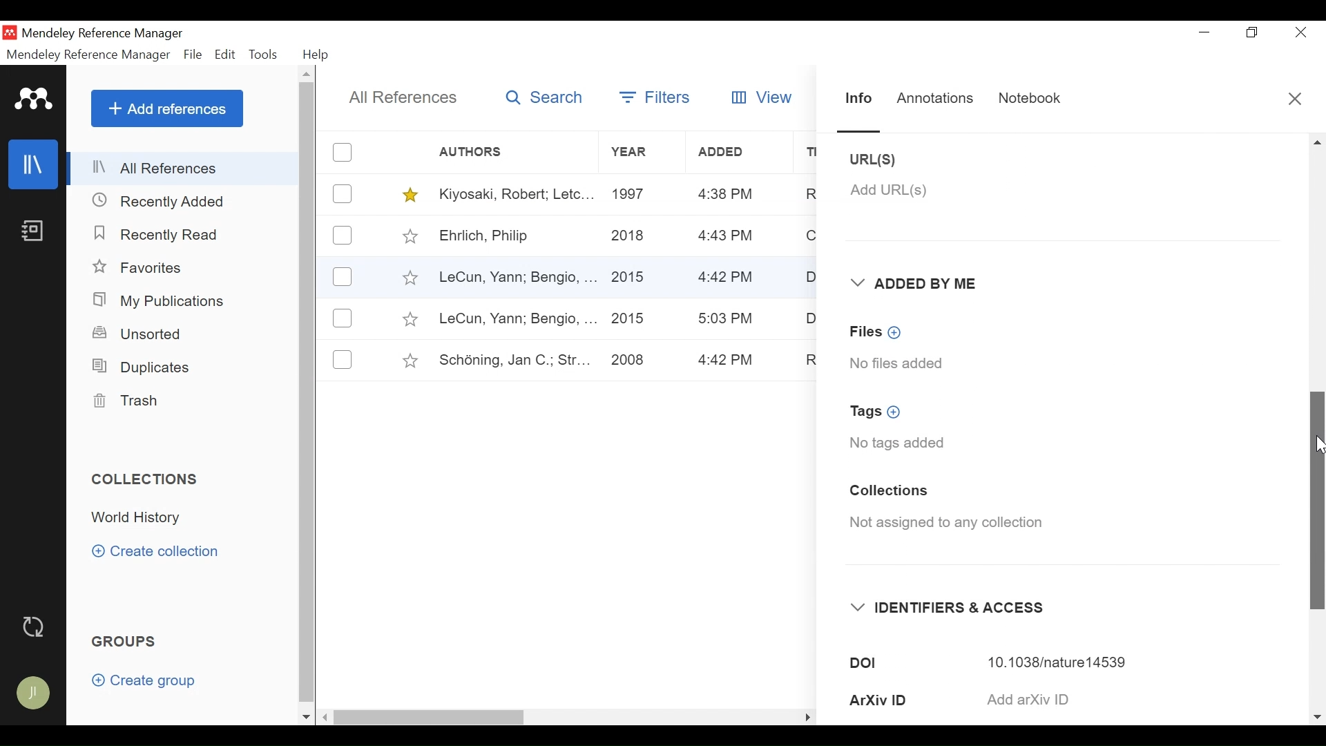  I want to click on ArXiv ID, so click(1068, 698).